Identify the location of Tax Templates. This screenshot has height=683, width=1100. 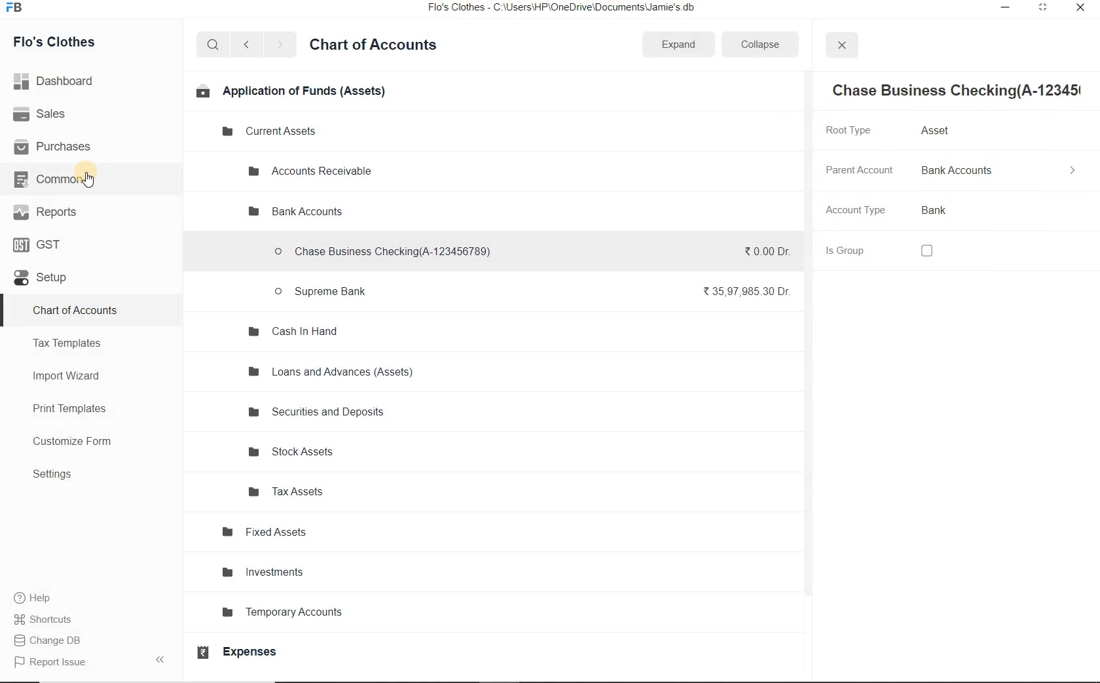
(82, 345).